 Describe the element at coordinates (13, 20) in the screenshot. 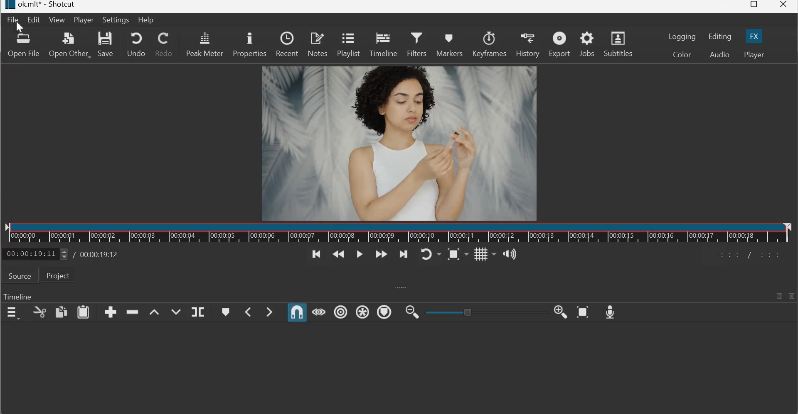

I see `File` at that location.